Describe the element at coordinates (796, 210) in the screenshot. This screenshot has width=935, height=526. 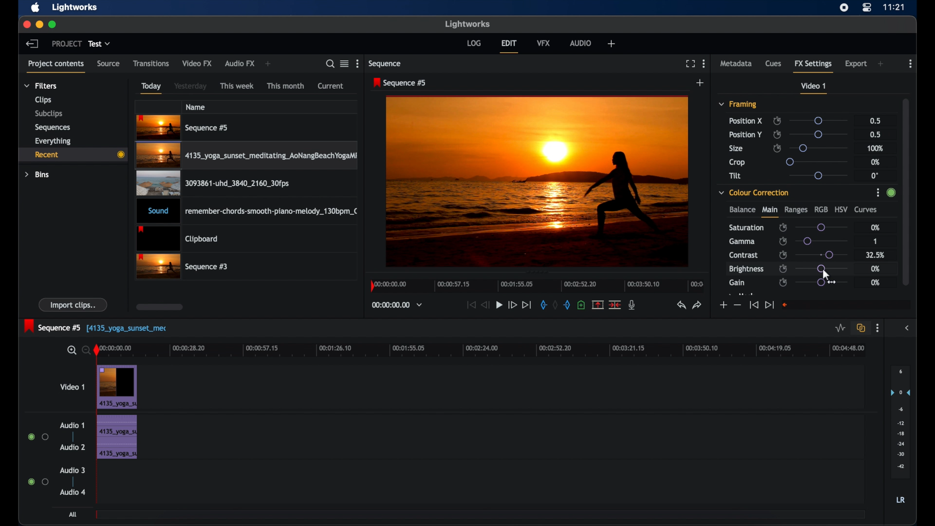
I see `ranges` at that location.